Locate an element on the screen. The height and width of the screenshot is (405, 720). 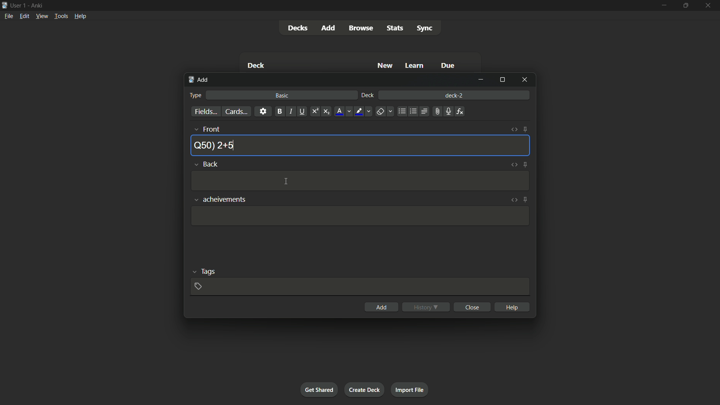
New is located at coordinates (384, 66).